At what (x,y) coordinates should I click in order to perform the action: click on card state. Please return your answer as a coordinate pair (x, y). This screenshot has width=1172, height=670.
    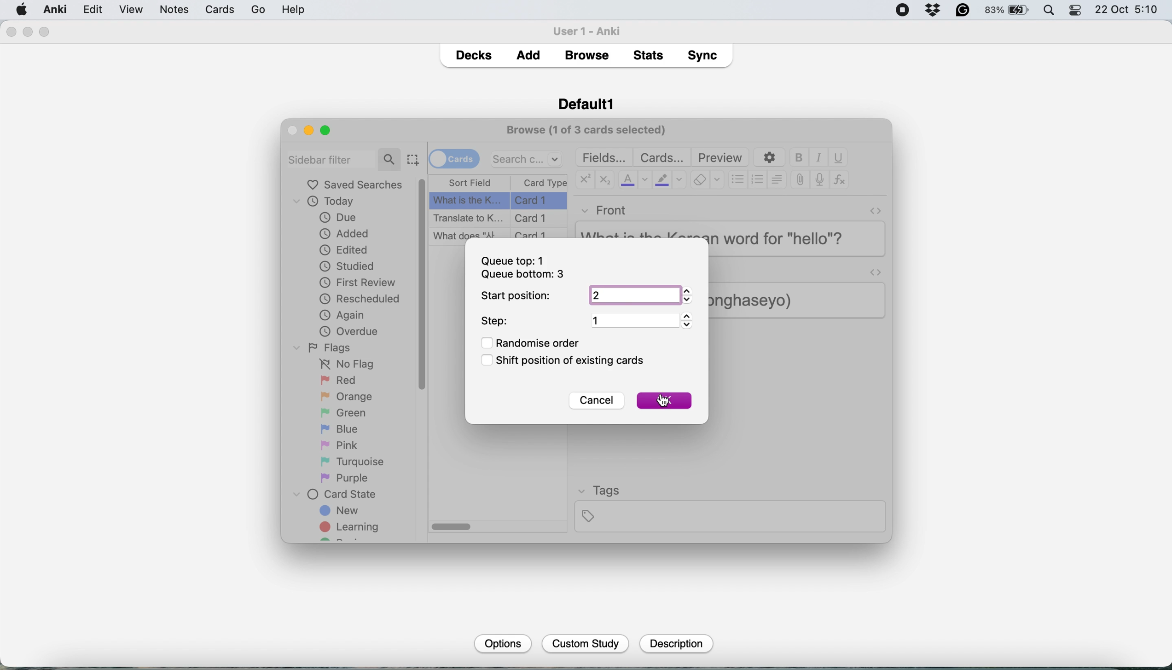
    Looking at the image, I should click on (339, 494).